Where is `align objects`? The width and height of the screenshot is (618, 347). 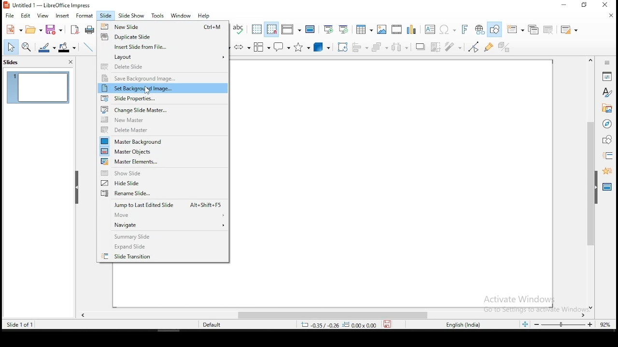
align objects is located at coordinates (361, 48).